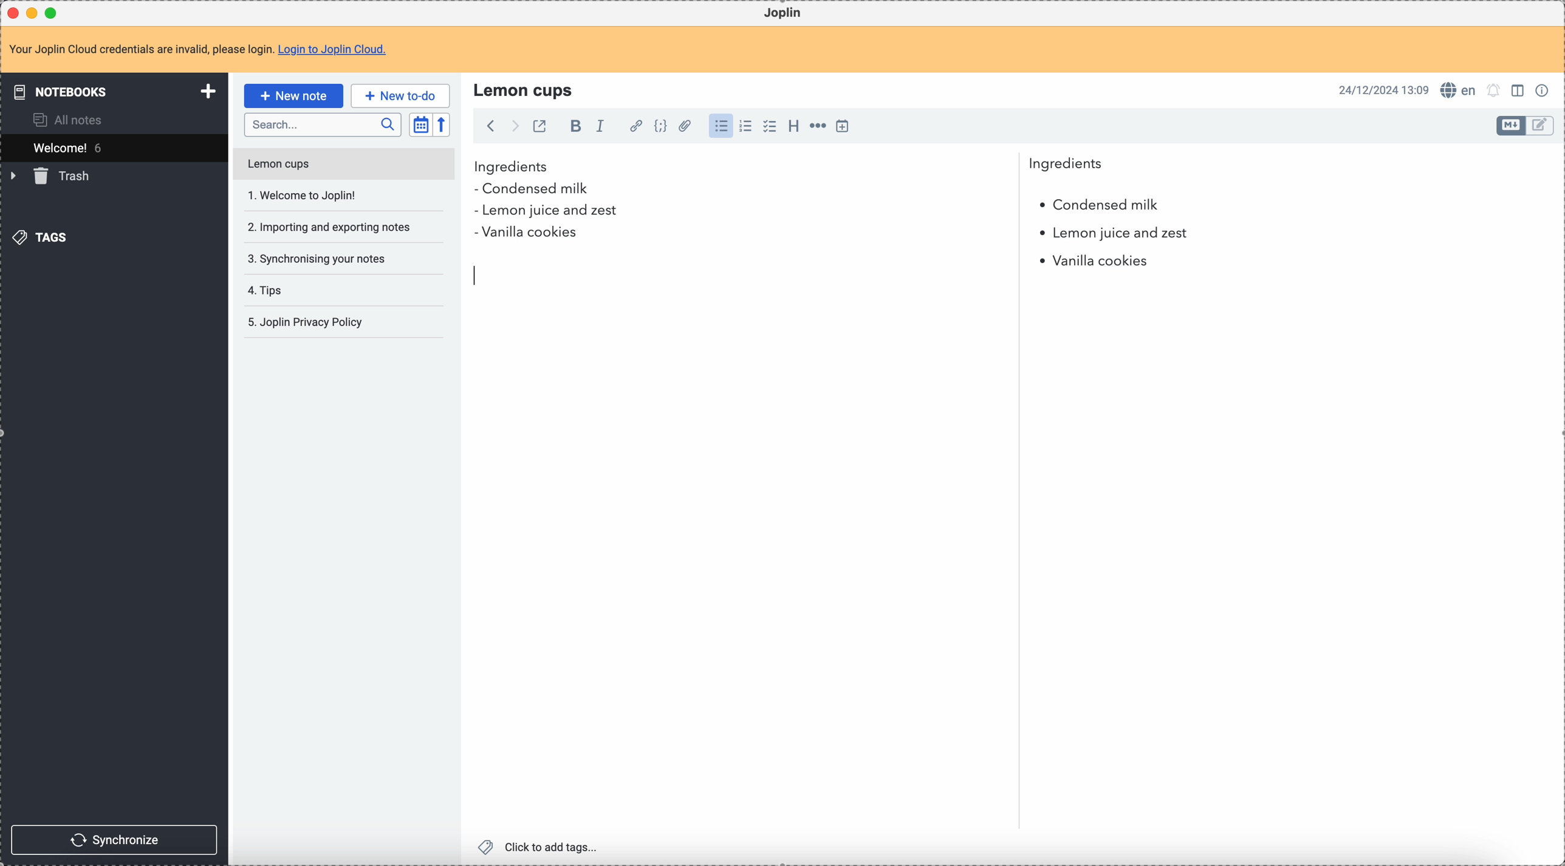 Image resolution: width=1565 pixels, height=866 pixels. I want to click on synchronising your notes, so click(316, 257).